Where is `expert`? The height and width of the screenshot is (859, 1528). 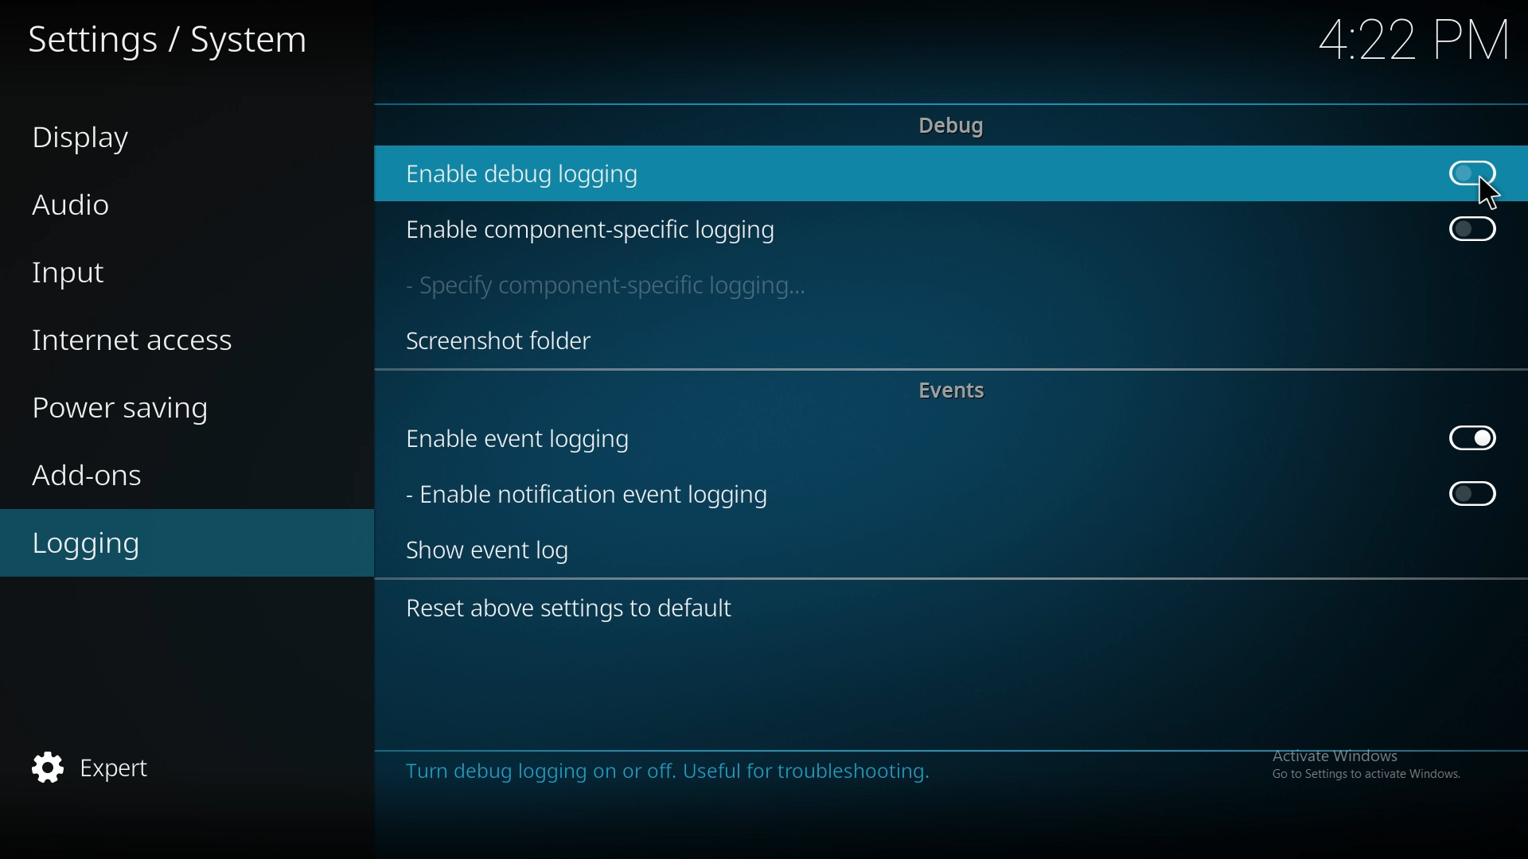
expert is located at coordinates (158, 769).